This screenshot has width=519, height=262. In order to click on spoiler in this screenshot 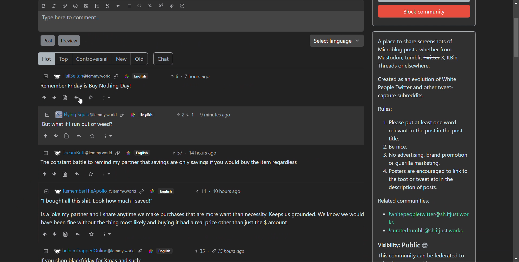, I will do `click(172, 6)`.